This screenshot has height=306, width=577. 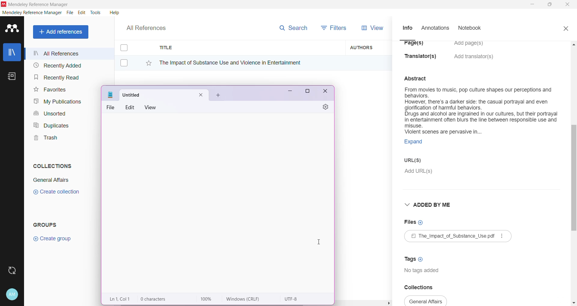 I want to click on abstract, so click(x=419, y=78).